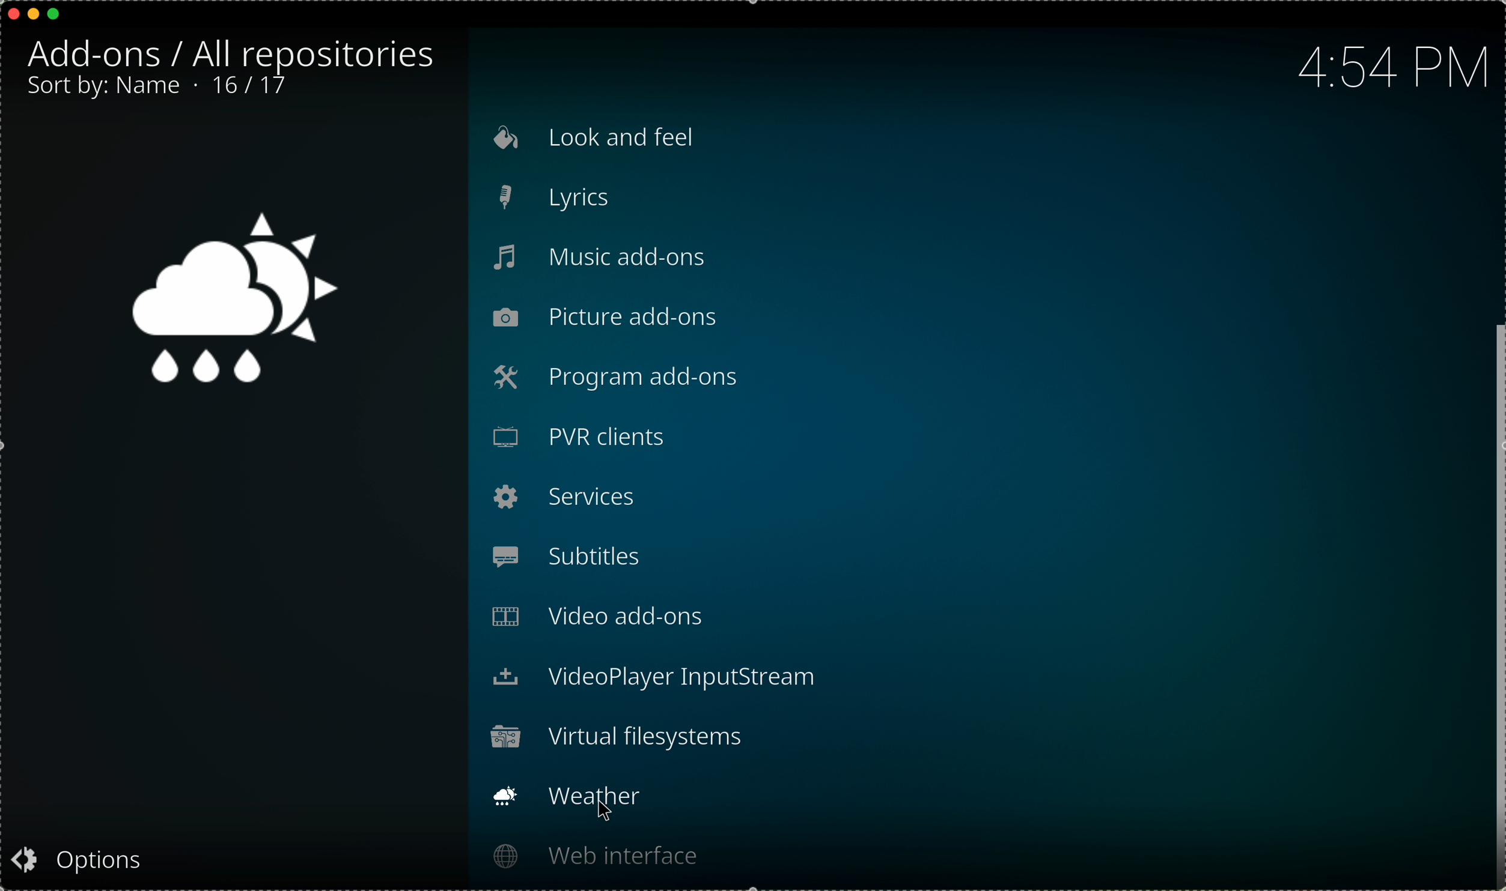  Describe the element at coordinates (35, 14) in the screenshot. I see `minimize` at that location.